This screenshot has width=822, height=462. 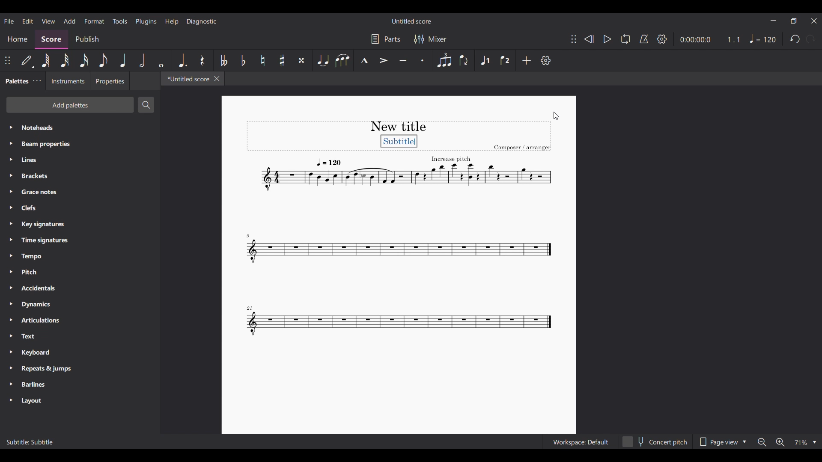 I want to click on Tempo, so click(x=80, y=256).